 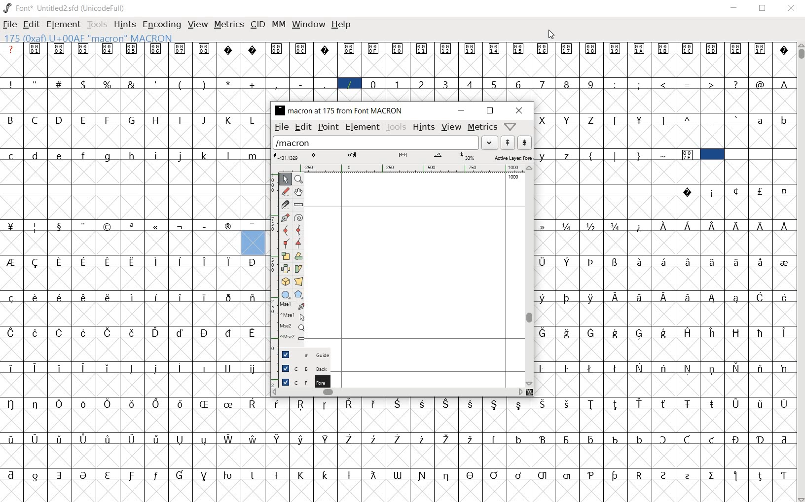 I want to click on y, so click(x=544, y=155).